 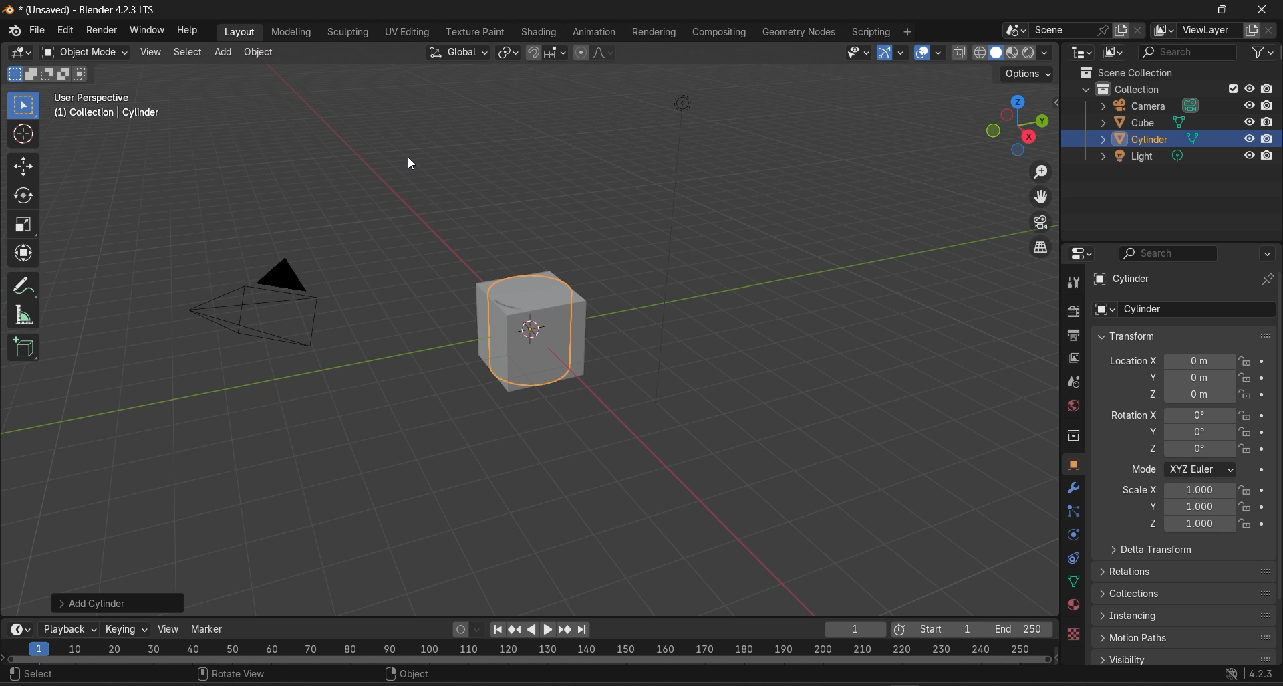 What do you see at coordinates (1074, 465) in the screenshot?
I see `object` at bounding box center [1074, 465].